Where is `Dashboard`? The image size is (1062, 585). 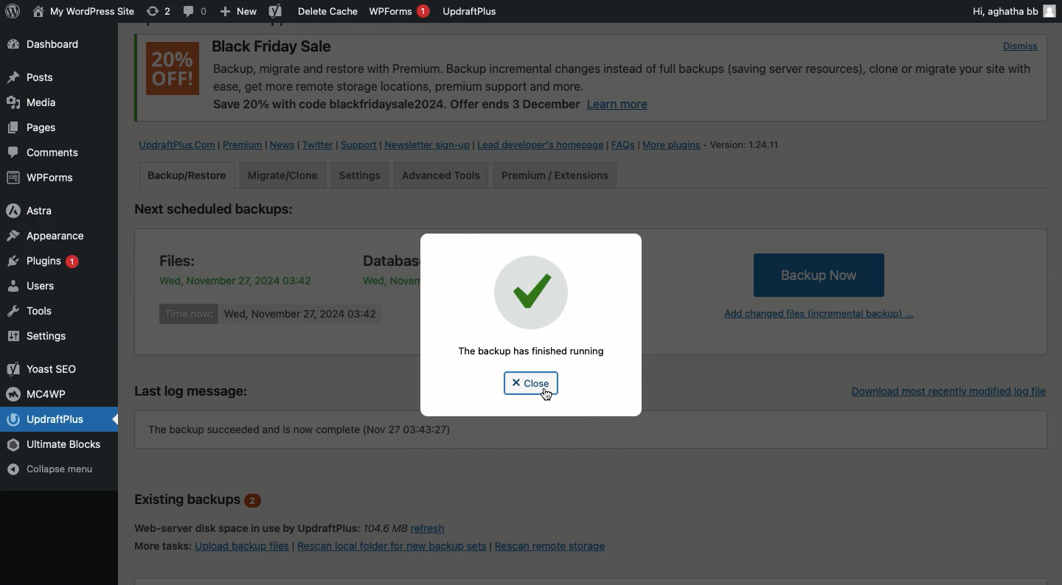
Dashboard is located at coordinates (53, 46).